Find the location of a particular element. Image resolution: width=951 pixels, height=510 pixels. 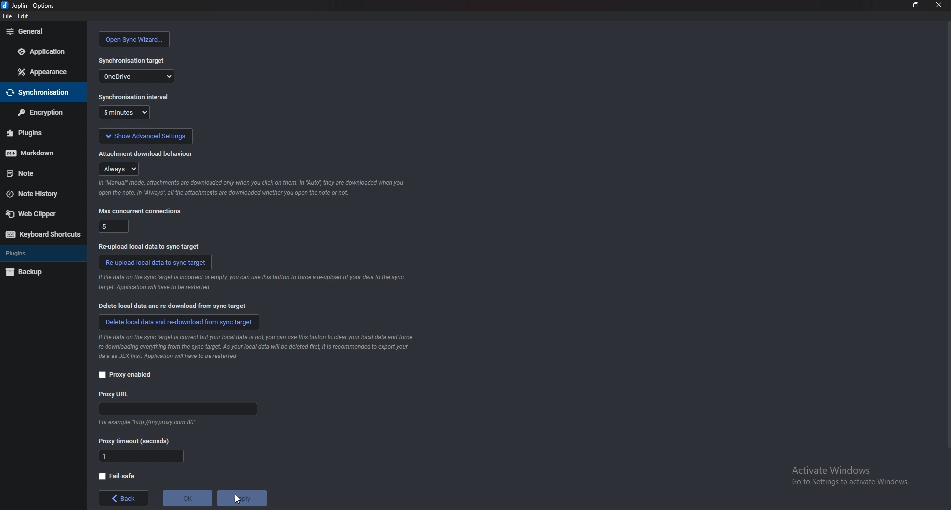

proxy timeout is located at coordinates (135, 441).